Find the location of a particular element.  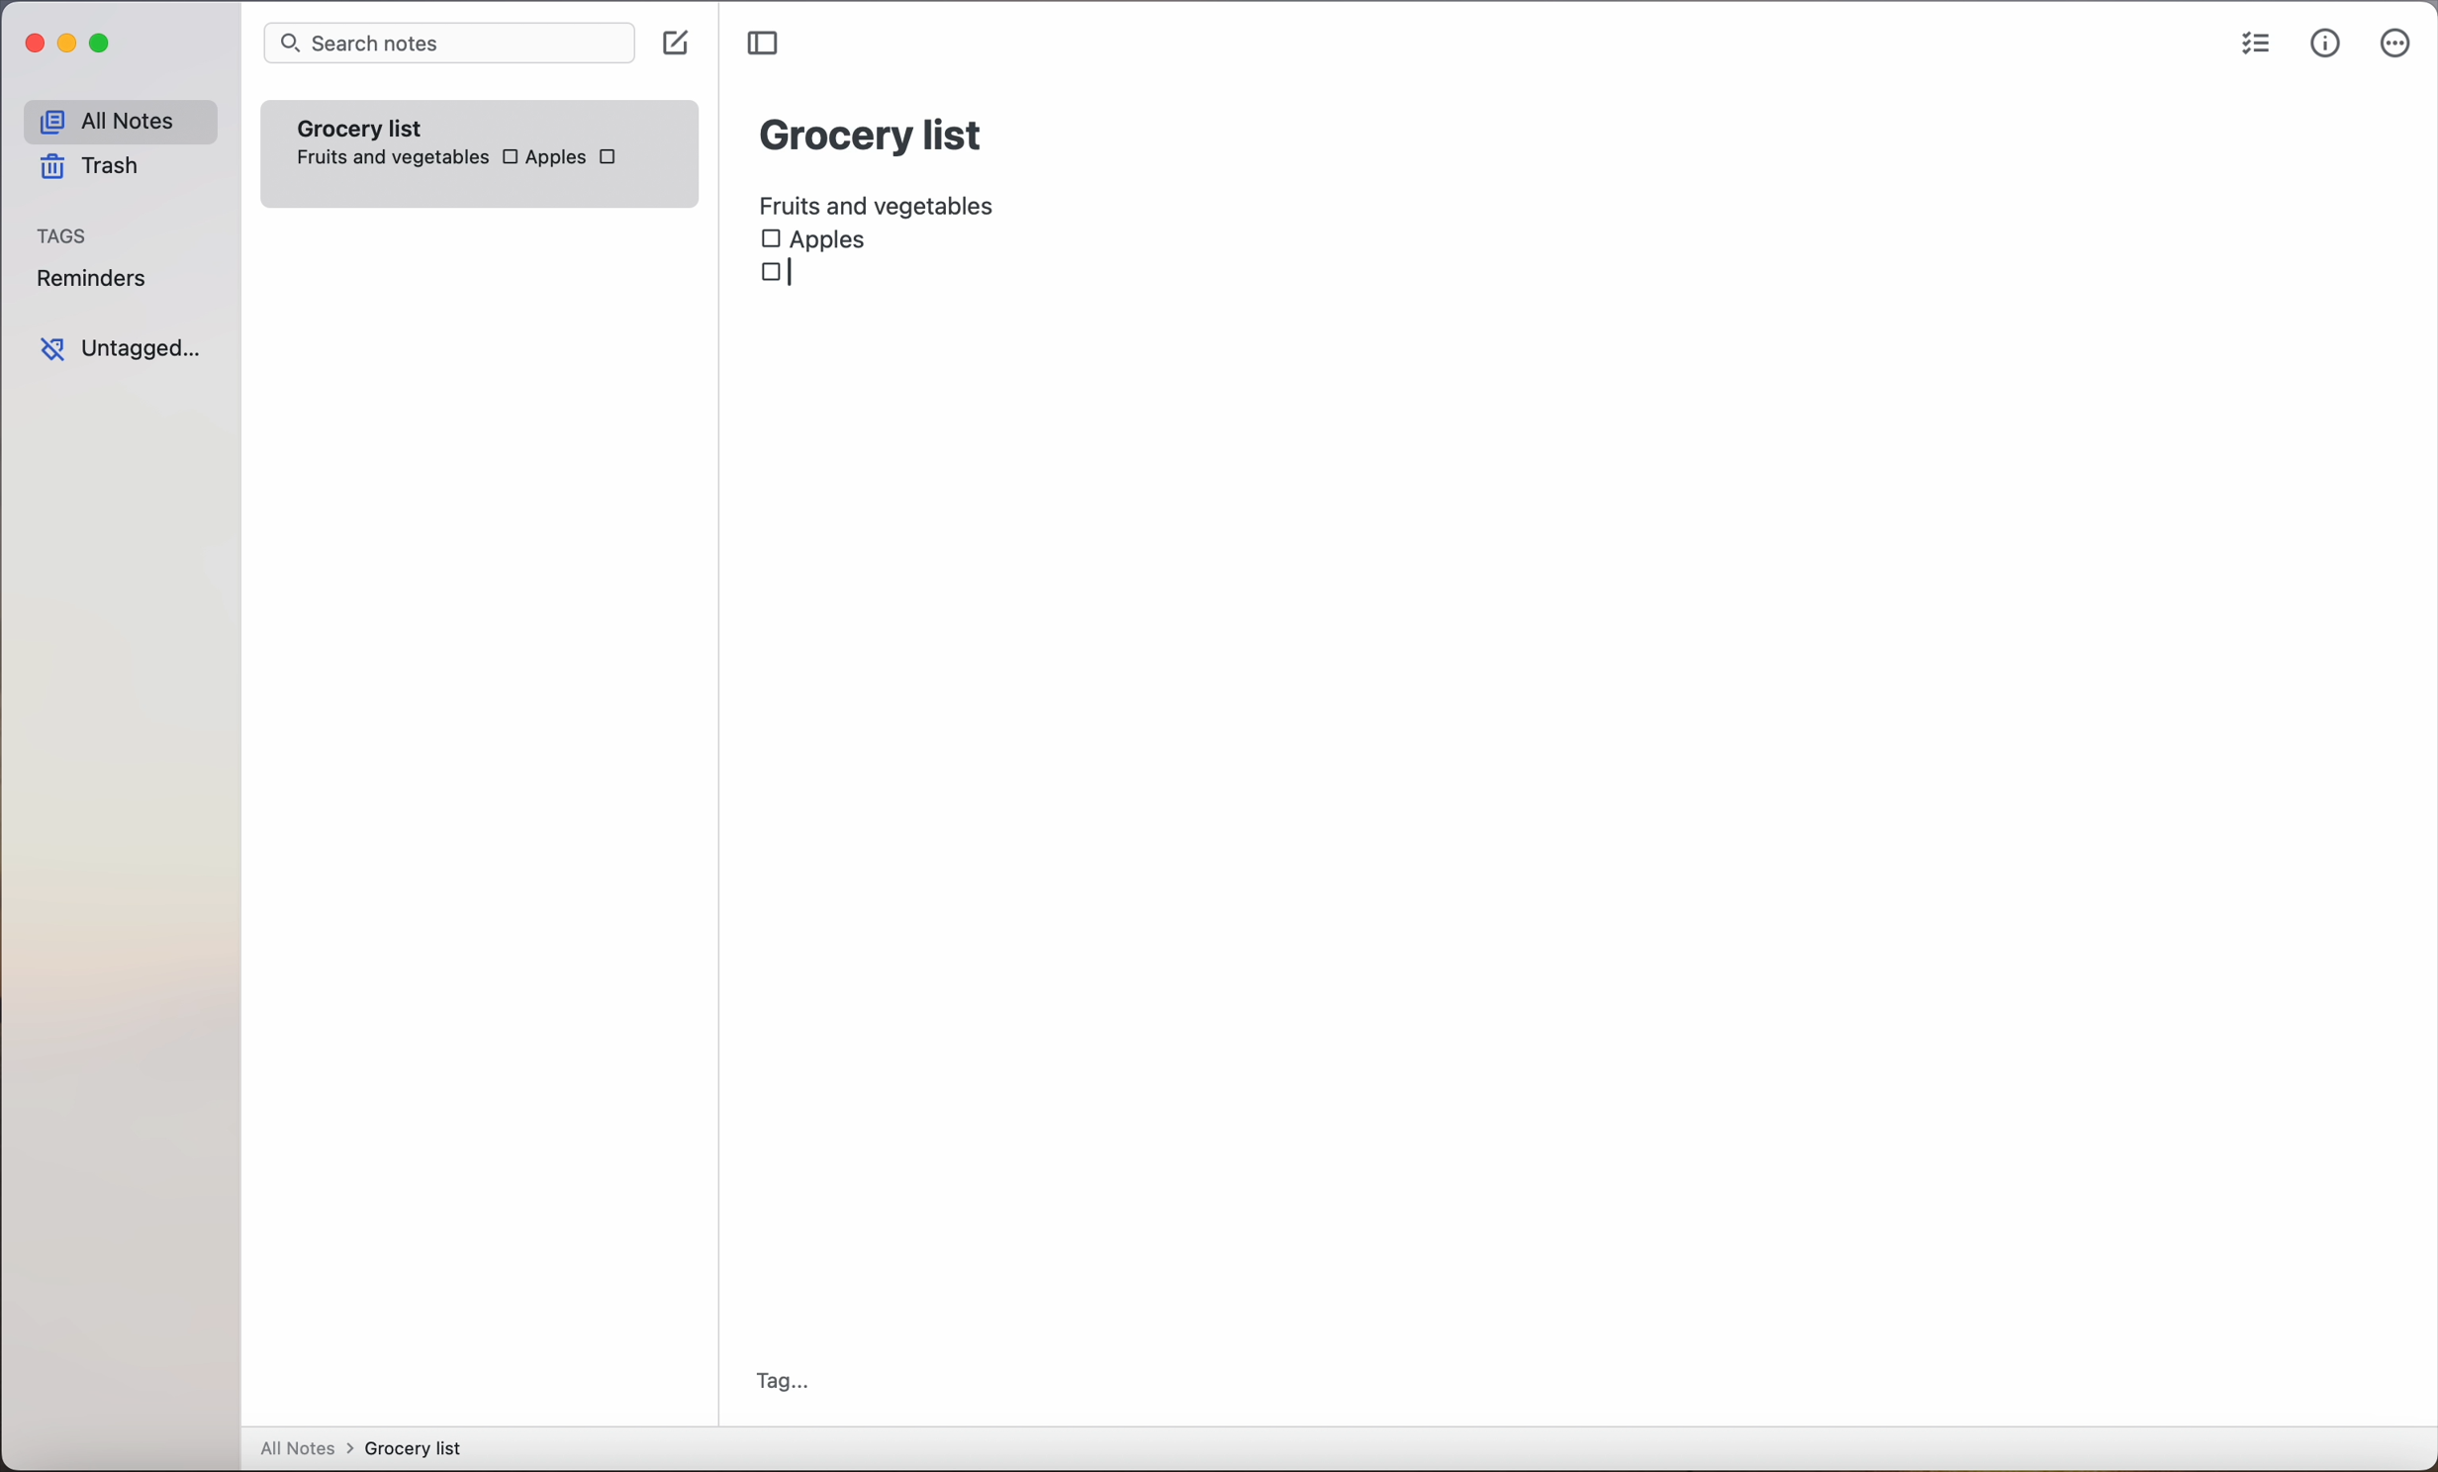

Apples checkbox is located at coordinates (815, 238).